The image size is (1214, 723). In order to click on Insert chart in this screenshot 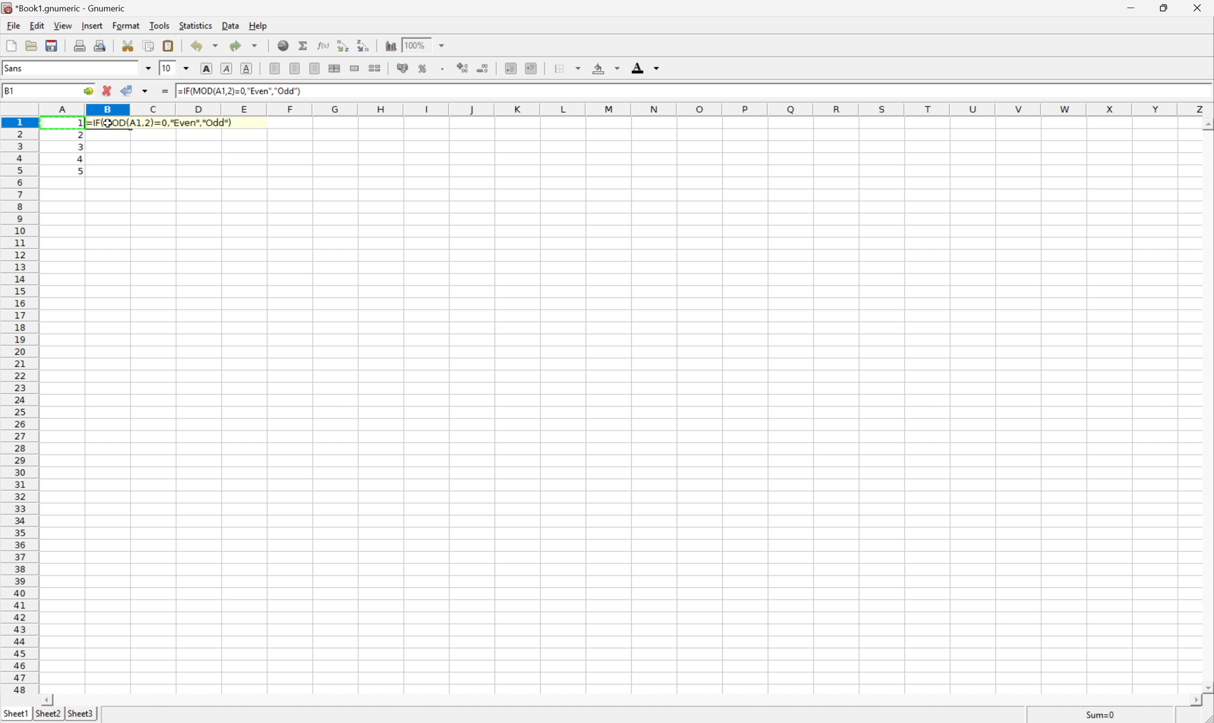, I will do `click(391, 45)`.